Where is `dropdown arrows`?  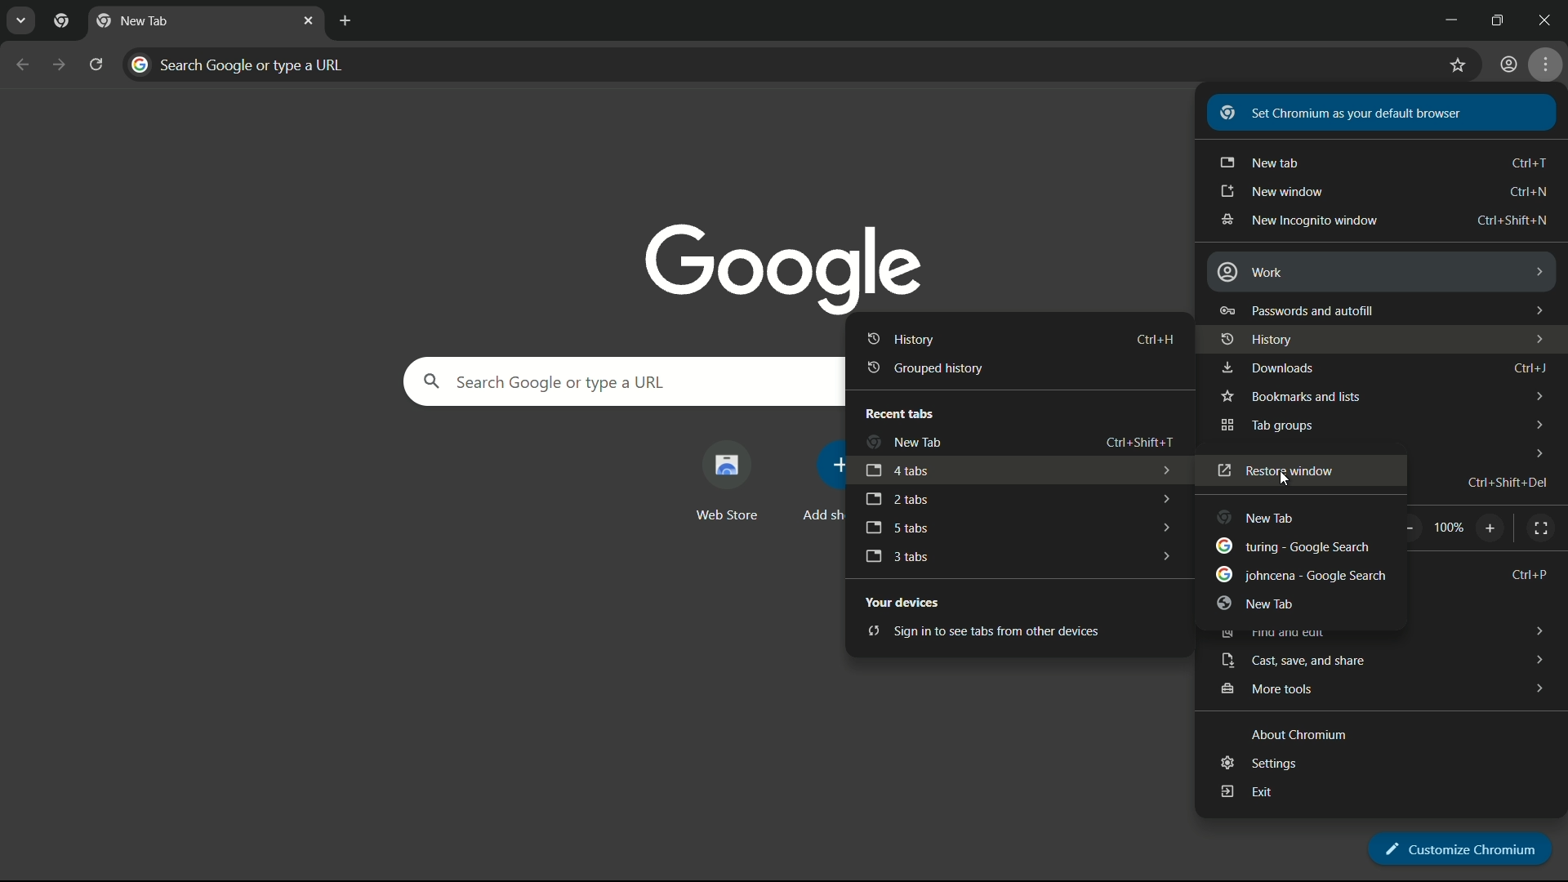 dropdown arrows is located at coordinates (1537, 688).